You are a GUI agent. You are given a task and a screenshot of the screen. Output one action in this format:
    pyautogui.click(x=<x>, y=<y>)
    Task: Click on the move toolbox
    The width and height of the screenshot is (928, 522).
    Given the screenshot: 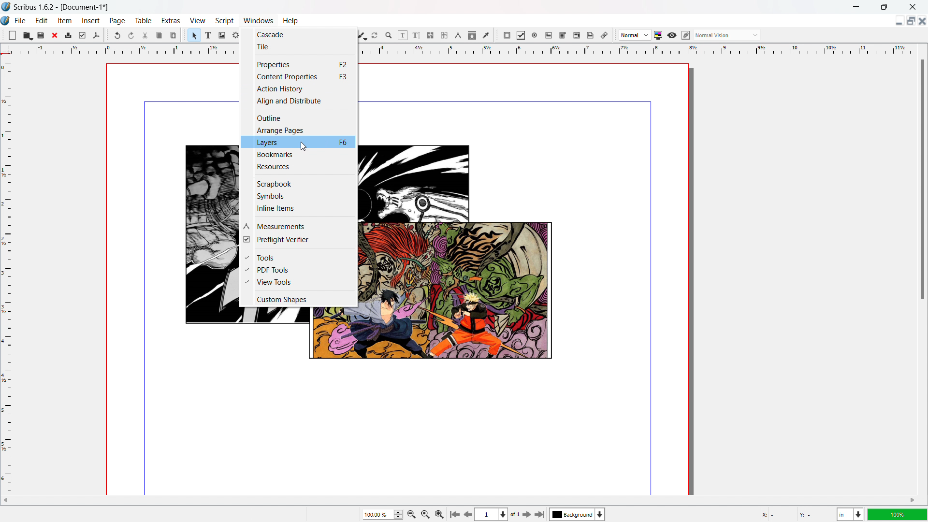 What is the action you would take?
    pyautogui.click(x=497, y=35)
    